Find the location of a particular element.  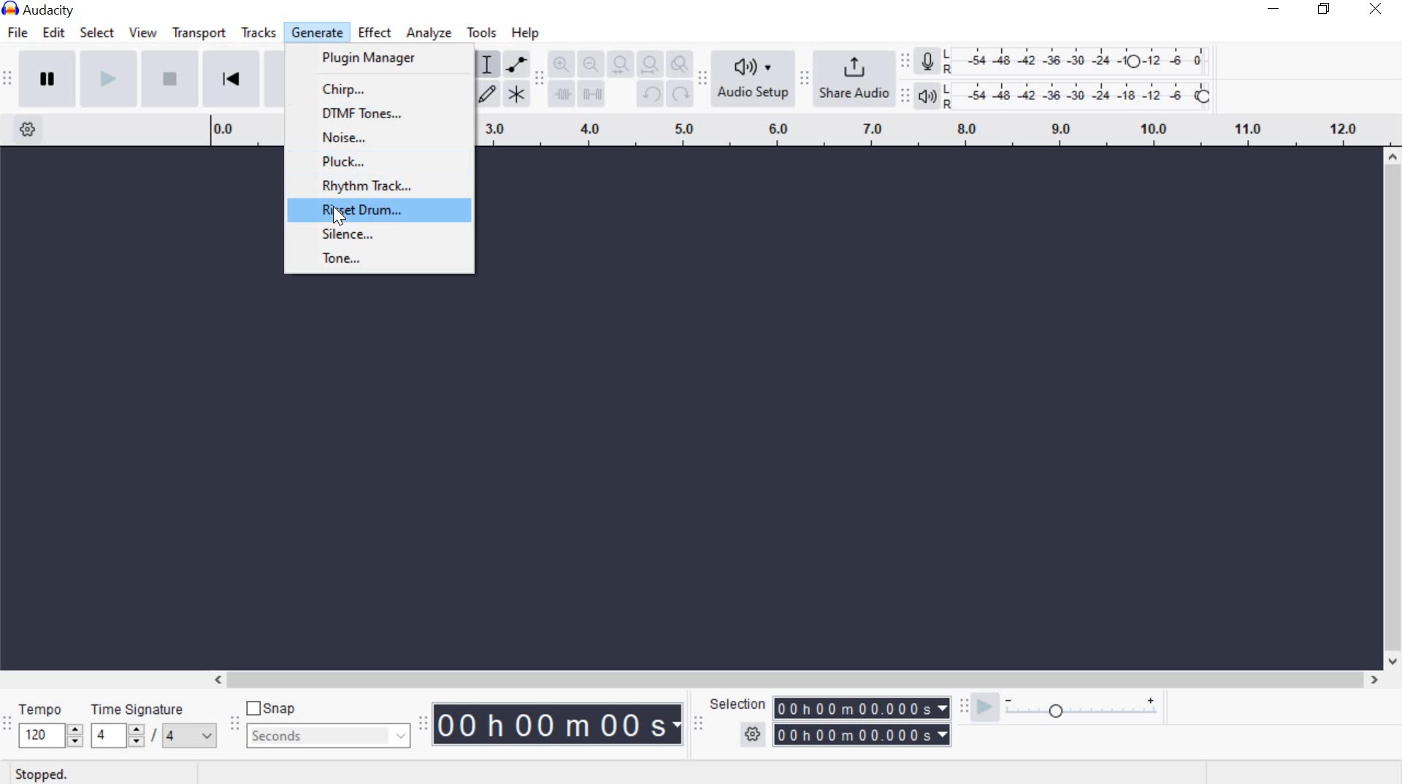

Skip to Start is located at coordinates (231, 77).